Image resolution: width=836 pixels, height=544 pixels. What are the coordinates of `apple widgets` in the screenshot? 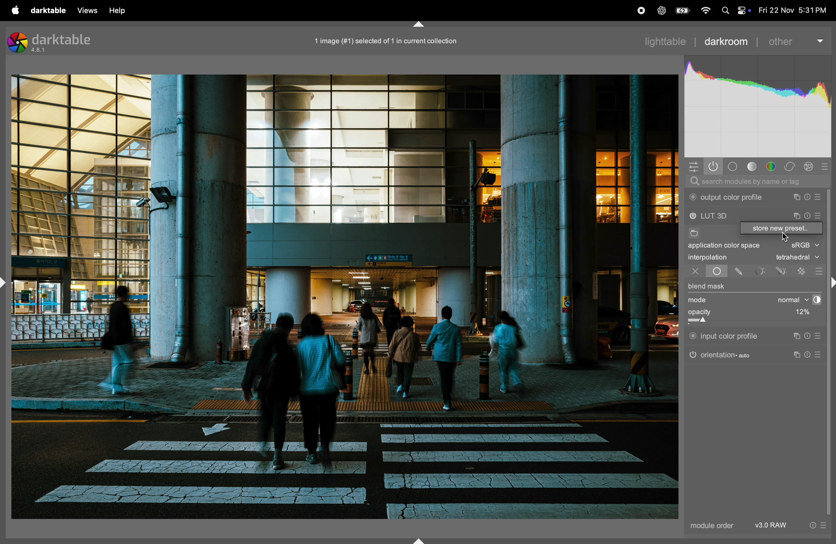 It's located at (743, 10).